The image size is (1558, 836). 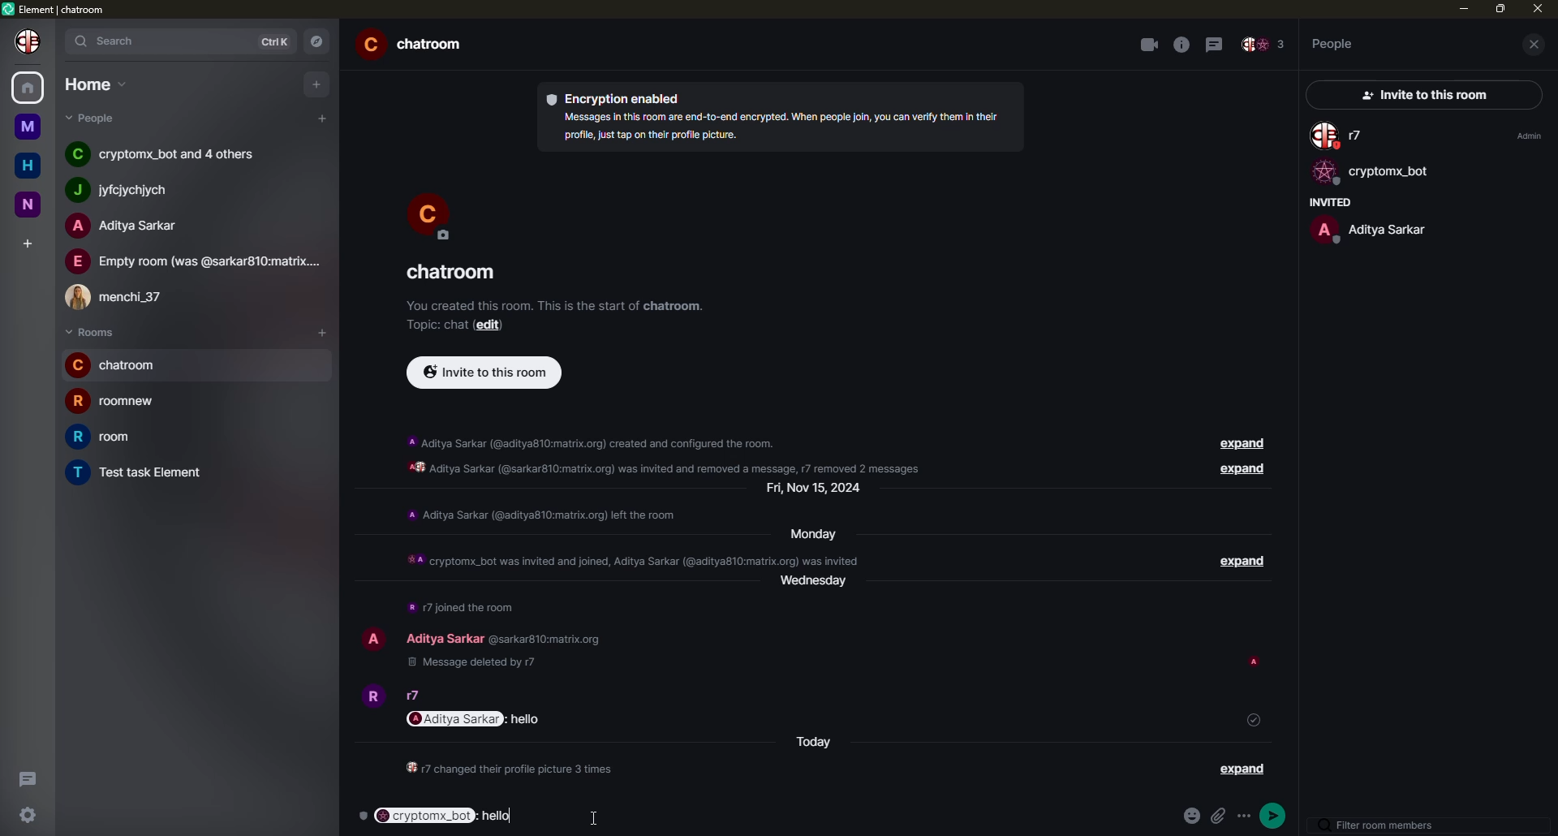 What do you see at coordinates (318, 83) in the screenshot?
I see `add` at bounding box center [318, 83].